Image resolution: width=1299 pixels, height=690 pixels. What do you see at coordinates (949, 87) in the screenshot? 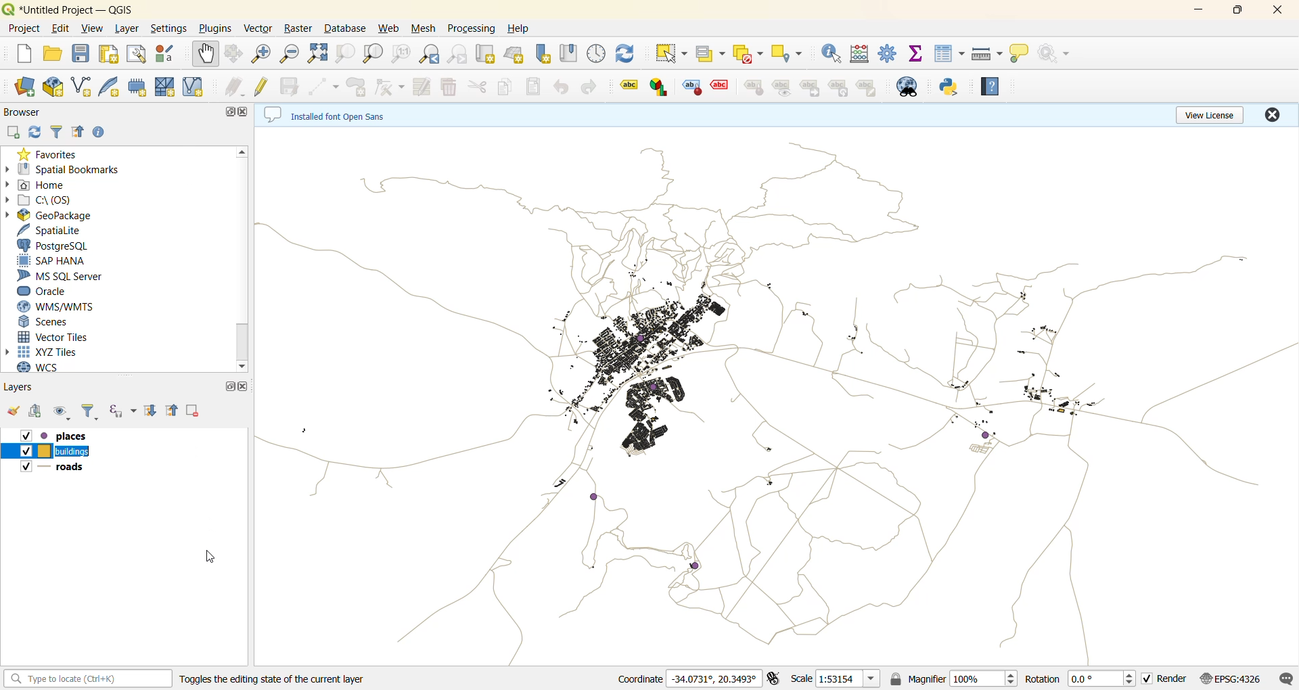
I see `python` at bounding box center [949, 87].